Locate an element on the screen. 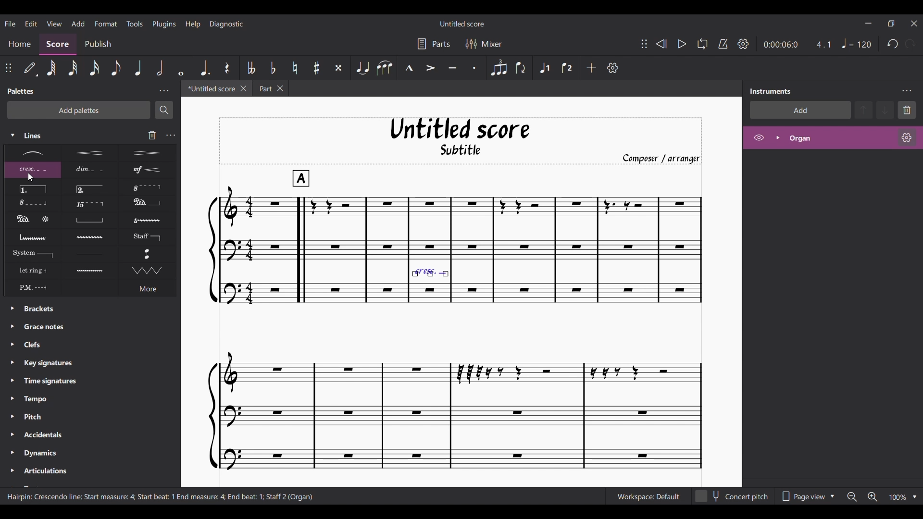 The width and height of the screenshot is (923, 519). Half note is located at coordinates (160, 68).